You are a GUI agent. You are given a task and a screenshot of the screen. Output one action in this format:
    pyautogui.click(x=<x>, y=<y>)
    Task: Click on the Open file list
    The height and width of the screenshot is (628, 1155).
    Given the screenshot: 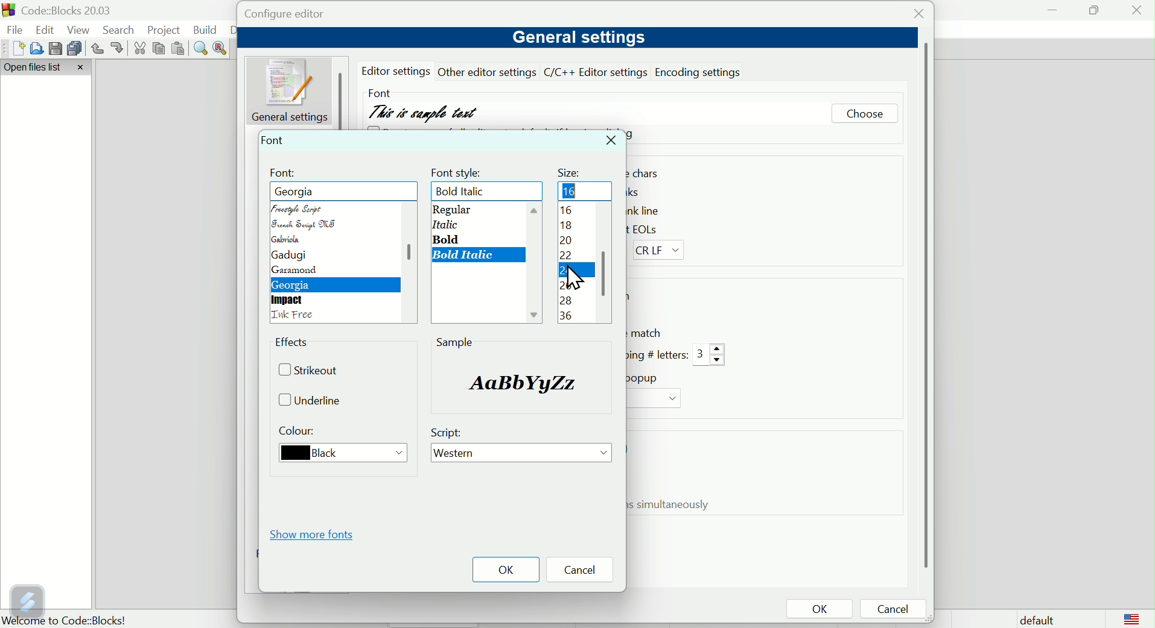 What is the action you would take?
    pyautogui.click(x=47, y=68)
    